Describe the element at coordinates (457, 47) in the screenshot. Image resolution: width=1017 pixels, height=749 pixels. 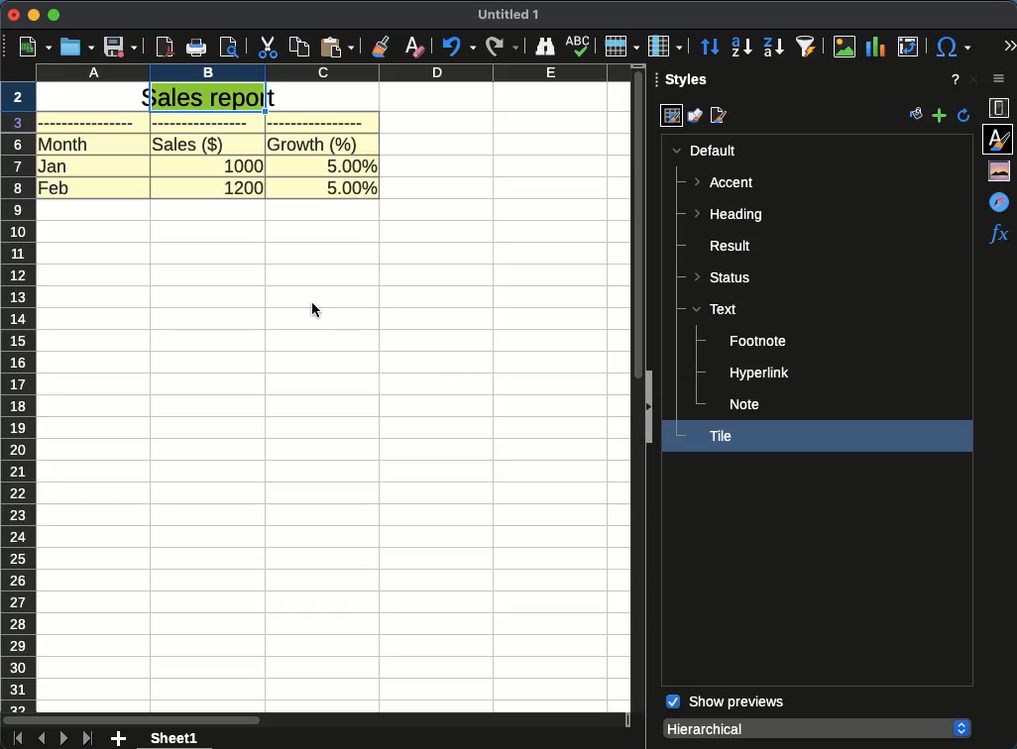
I see `undo` at that location.